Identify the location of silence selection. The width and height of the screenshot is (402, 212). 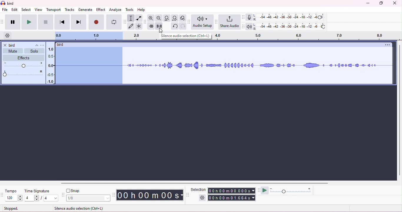
(160, 26).